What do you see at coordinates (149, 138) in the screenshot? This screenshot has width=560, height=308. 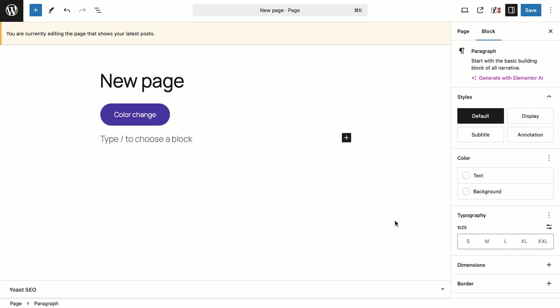 I see `Type, choose a block` at bounding box center [149, 138].